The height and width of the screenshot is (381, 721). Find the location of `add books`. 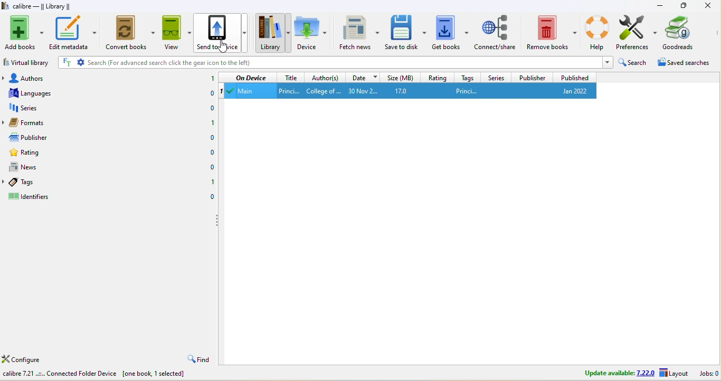

add books is located at coordinates (25, 32).